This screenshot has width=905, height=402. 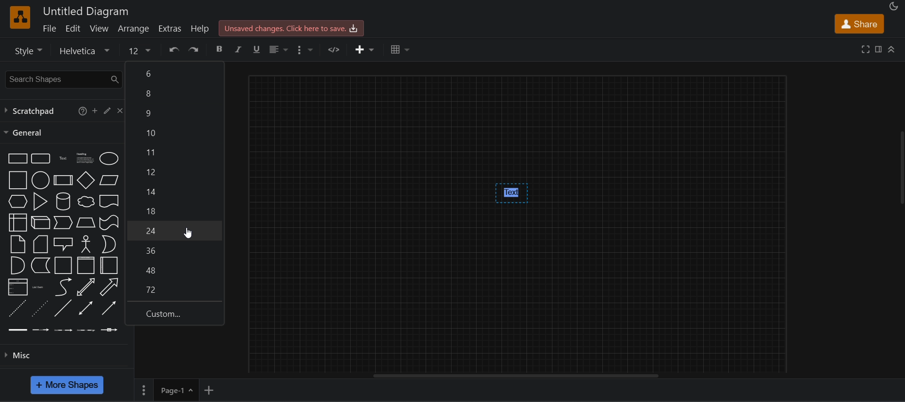 What do you see at coordinates (18, 330) in the screenshot?
I see `Link` at bounding box center [18, 330].